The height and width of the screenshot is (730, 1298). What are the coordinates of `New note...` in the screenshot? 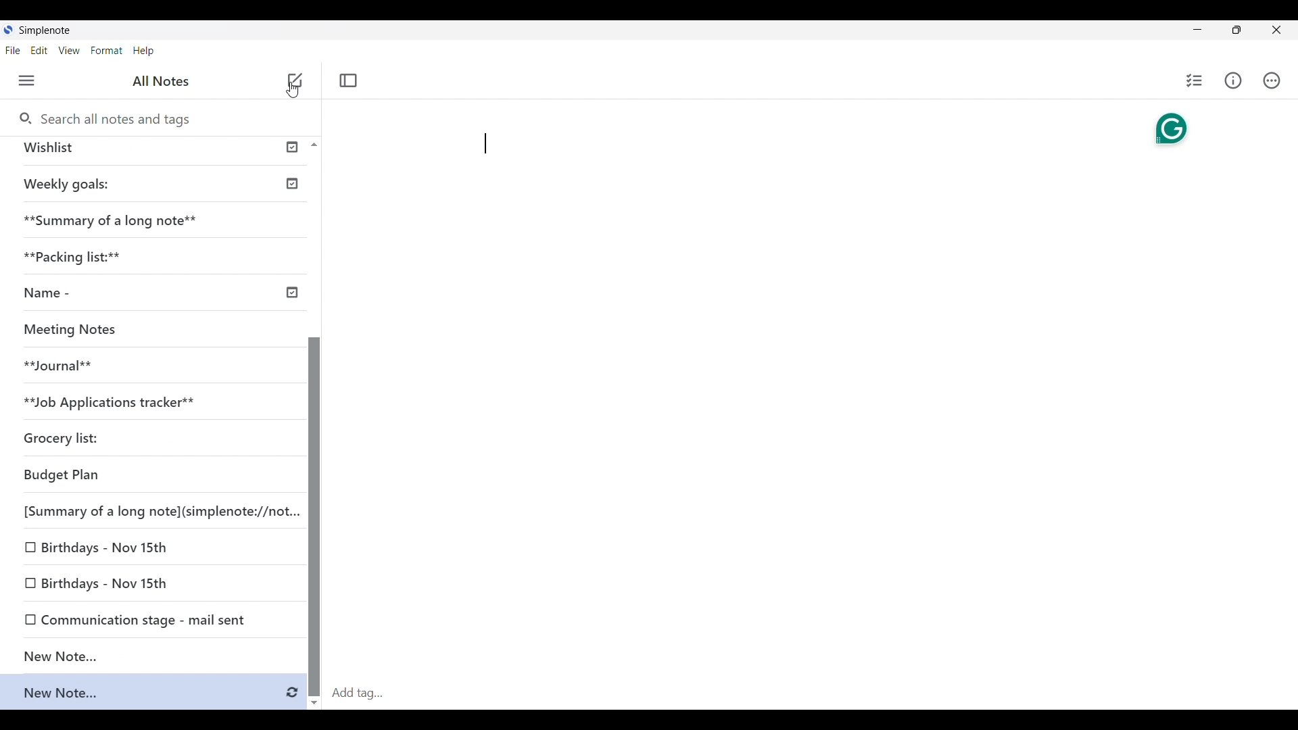 It's located at (131, 690).